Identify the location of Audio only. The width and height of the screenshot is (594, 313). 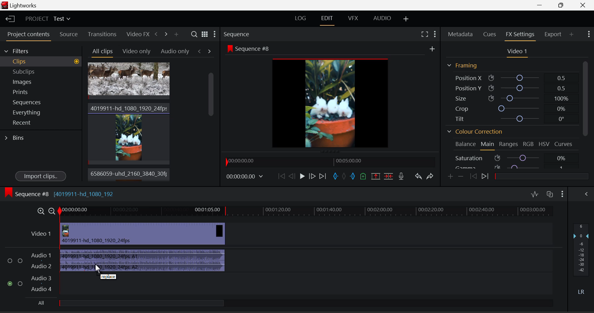
(175, 51).